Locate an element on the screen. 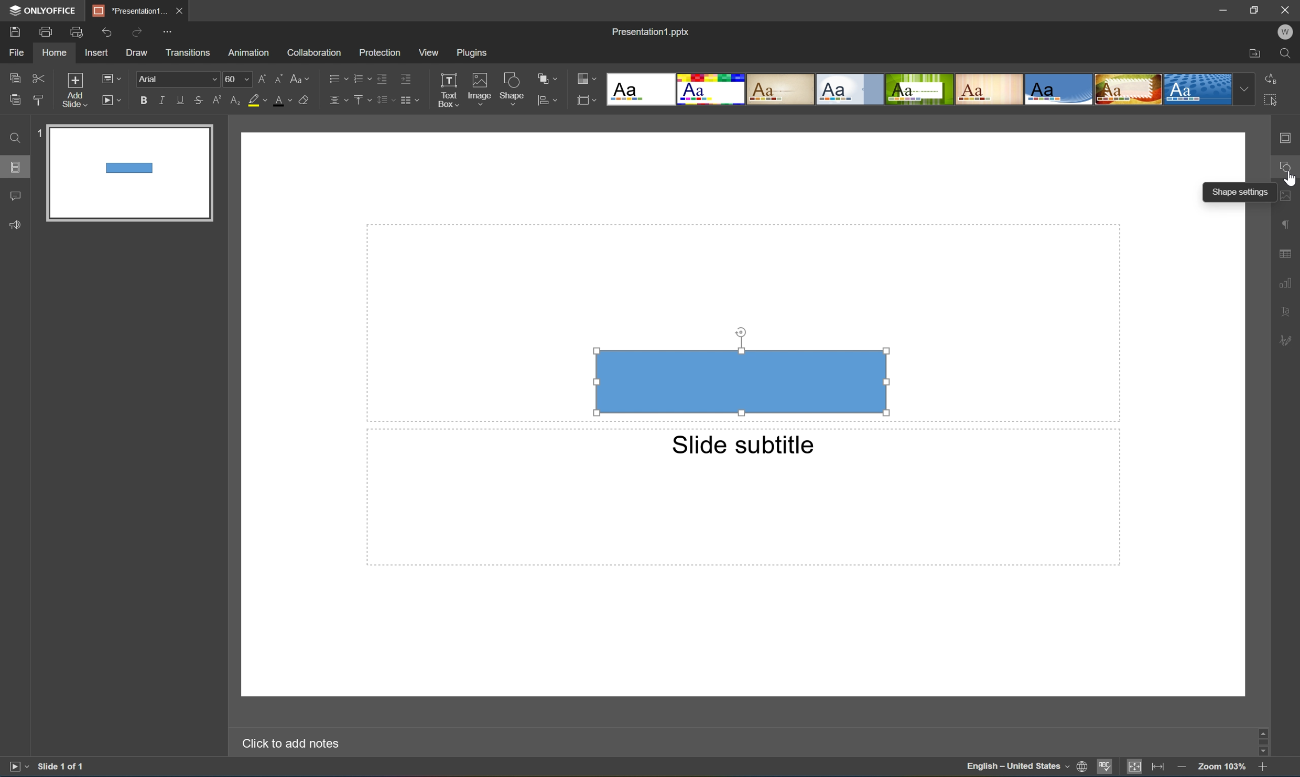 Image resolution: width=1300 pixels, height=777 pixels. Italic is located at coordinates (160, 99).